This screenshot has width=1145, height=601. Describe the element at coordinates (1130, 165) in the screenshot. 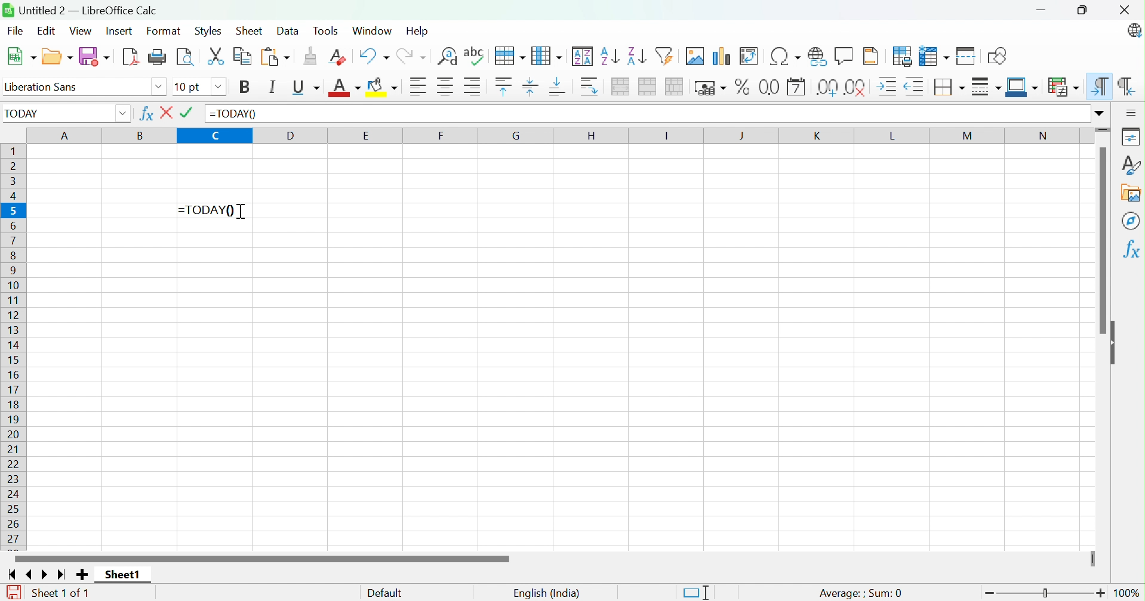

I see `Styles` at that location.